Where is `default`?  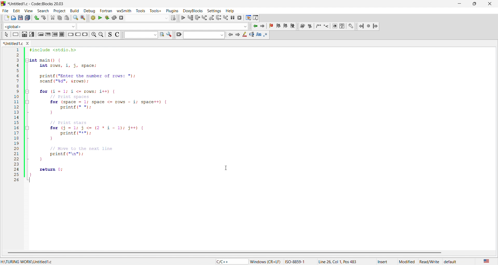 default is located at coordinates (457, 261).